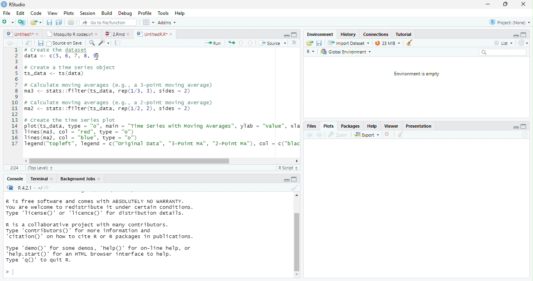 This screenshot has width=533, height=281. I want to click on maximize, so click(524, 34).